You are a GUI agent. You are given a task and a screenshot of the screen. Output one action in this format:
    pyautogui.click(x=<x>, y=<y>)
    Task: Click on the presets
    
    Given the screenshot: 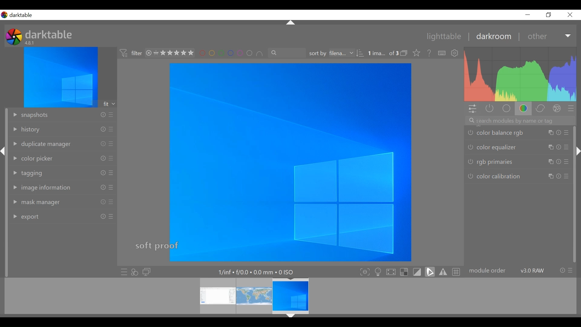 What is the action you would take?
    pyautogui.click(x=111, y=158)
    